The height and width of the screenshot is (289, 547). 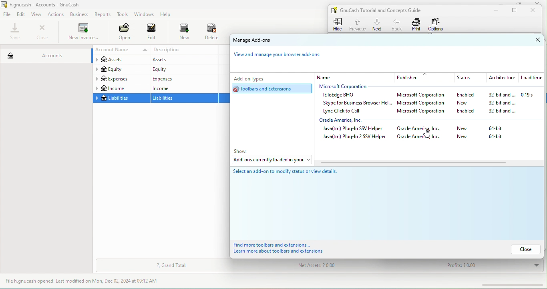 I want to click on grand total, so click(x=172, y=266).